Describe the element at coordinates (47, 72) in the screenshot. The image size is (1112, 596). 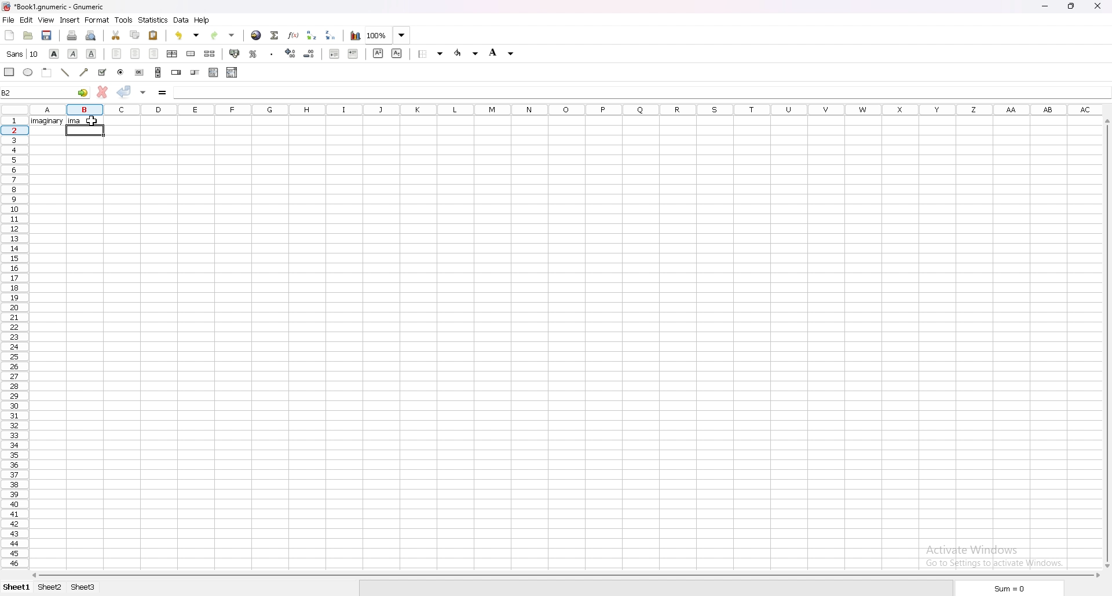
I see `frame` at that location.